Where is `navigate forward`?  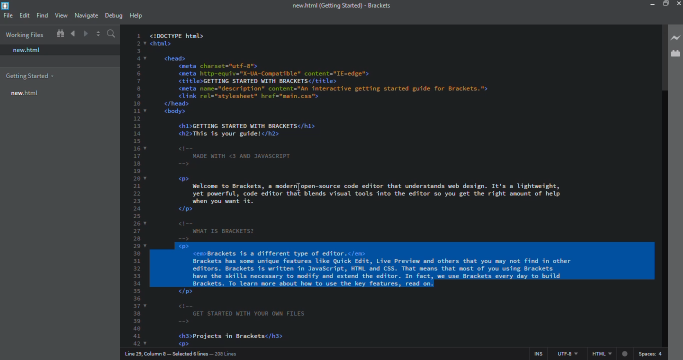
navigate forward is located at coordinates (86, 33).